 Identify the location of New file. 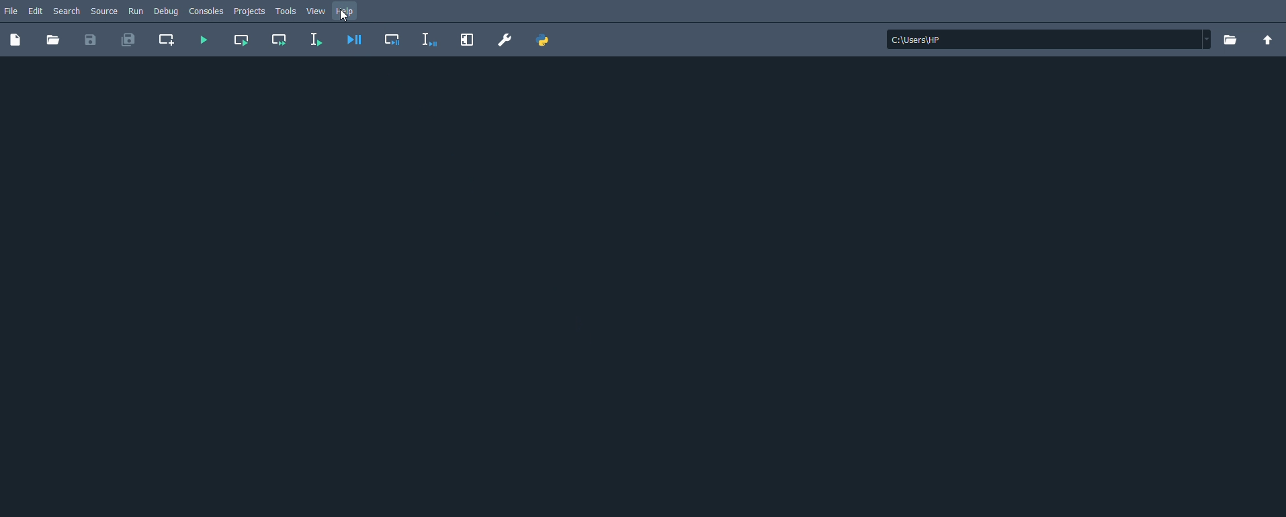
(15, 40).